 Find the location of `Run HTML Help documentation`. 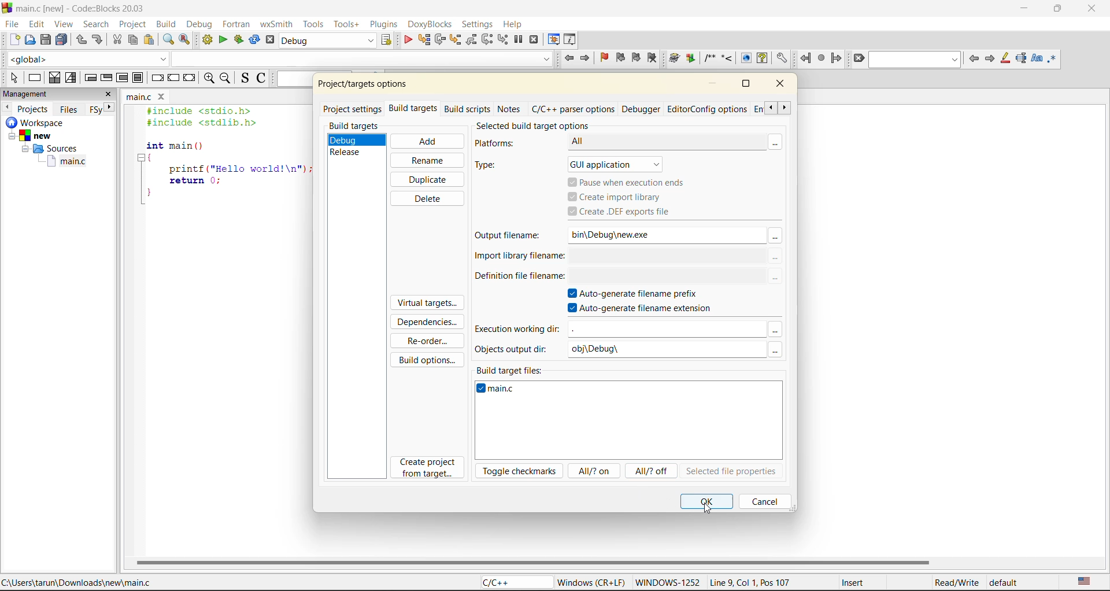

Run HTML Help documentation is located at coordinates (763, 58).